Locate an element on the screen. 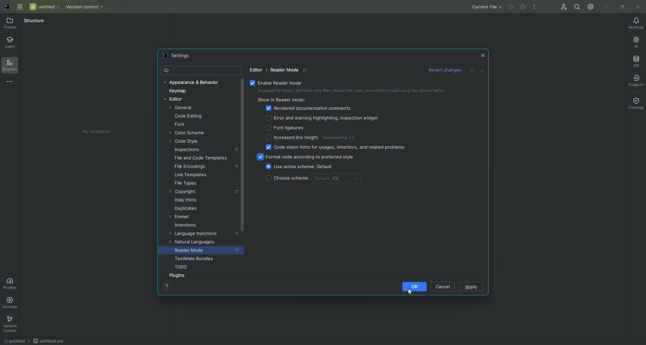 This screenshot has height=345, width=646. Notifications is located at coordinates (636, 23).